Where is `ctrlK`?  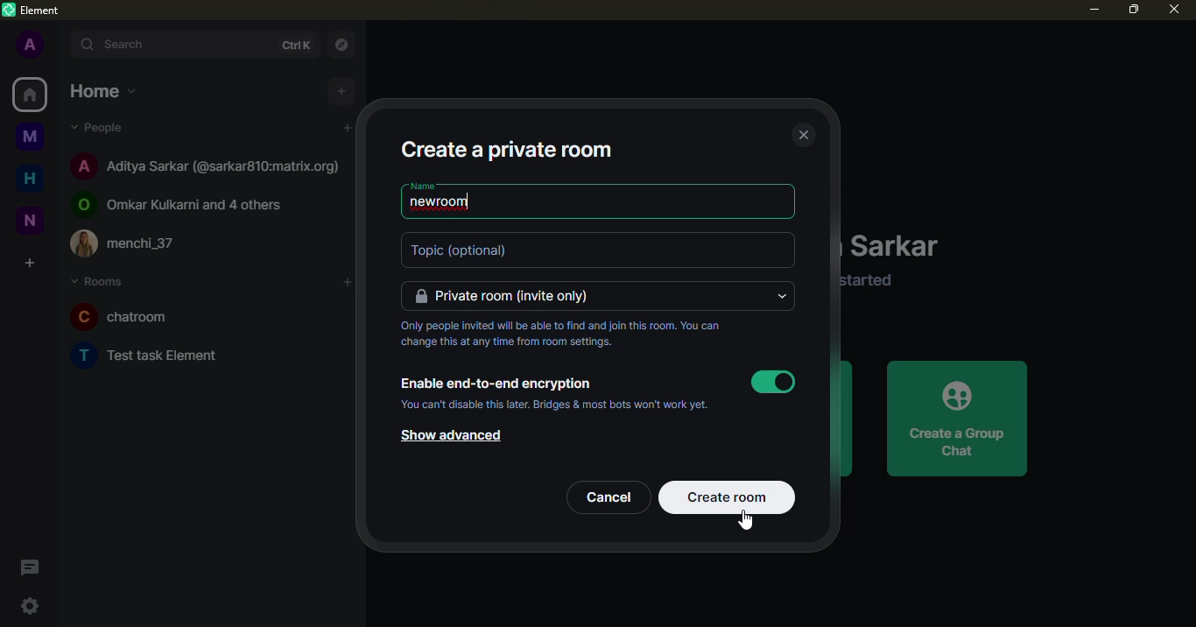 ctrlK is located at coordinates (295, 46).